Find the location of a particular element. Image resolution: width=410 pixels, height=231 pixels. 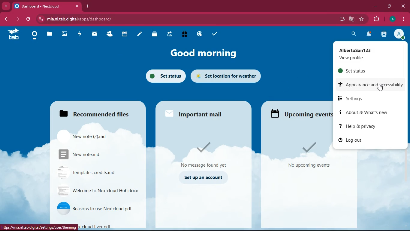

minimize is located at coordinates (374, 6).